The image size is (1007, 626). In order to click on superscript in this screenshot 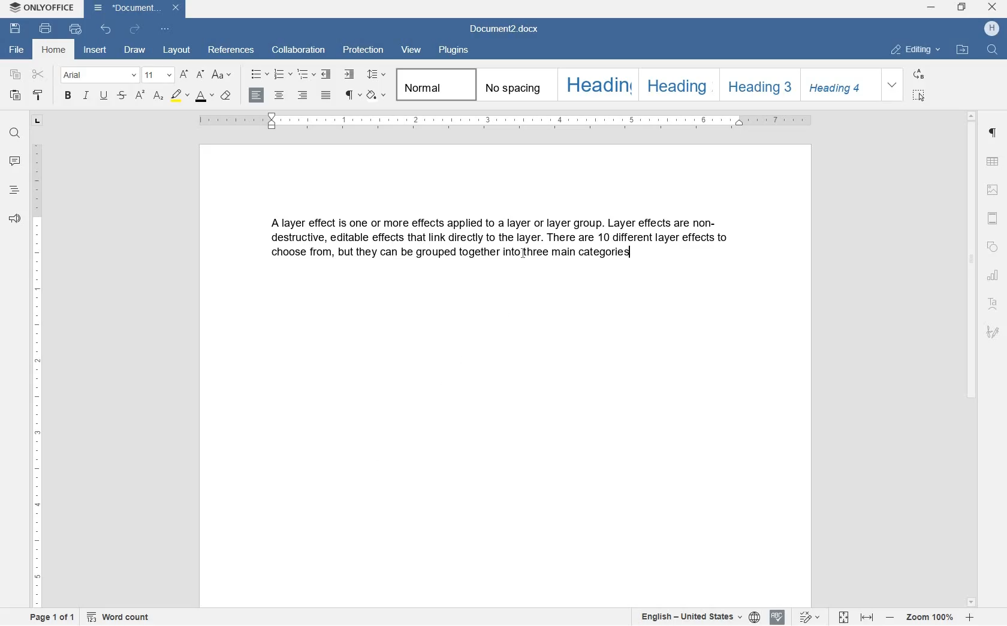, I will do `click(140, 97)`.